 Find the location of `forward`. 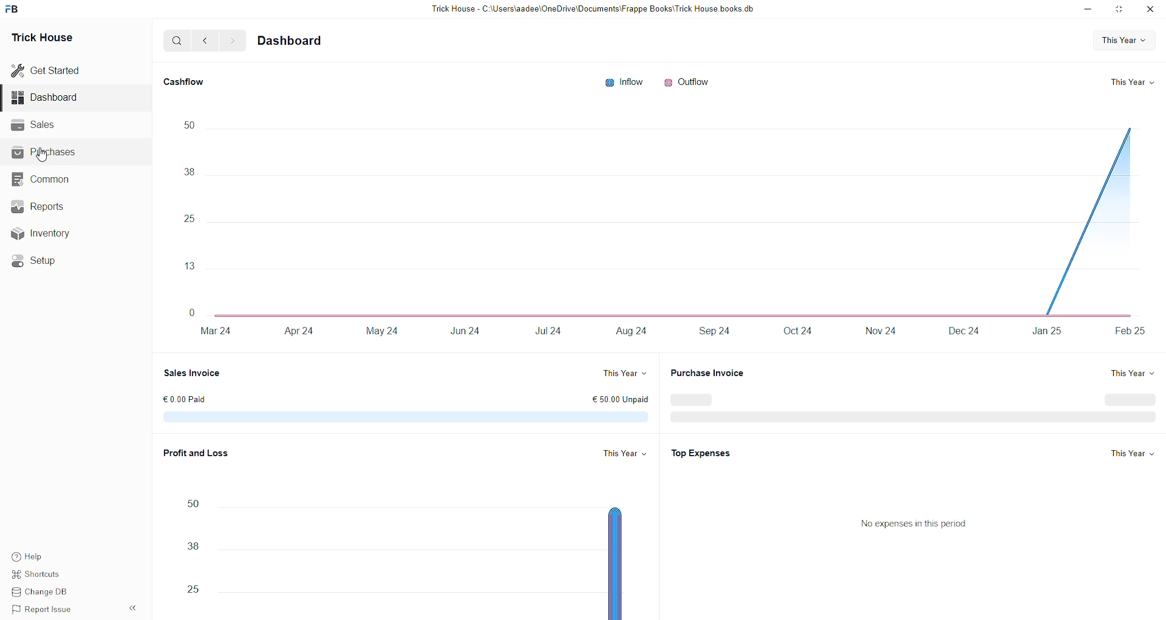

forward is located at coordinates (231, 41).